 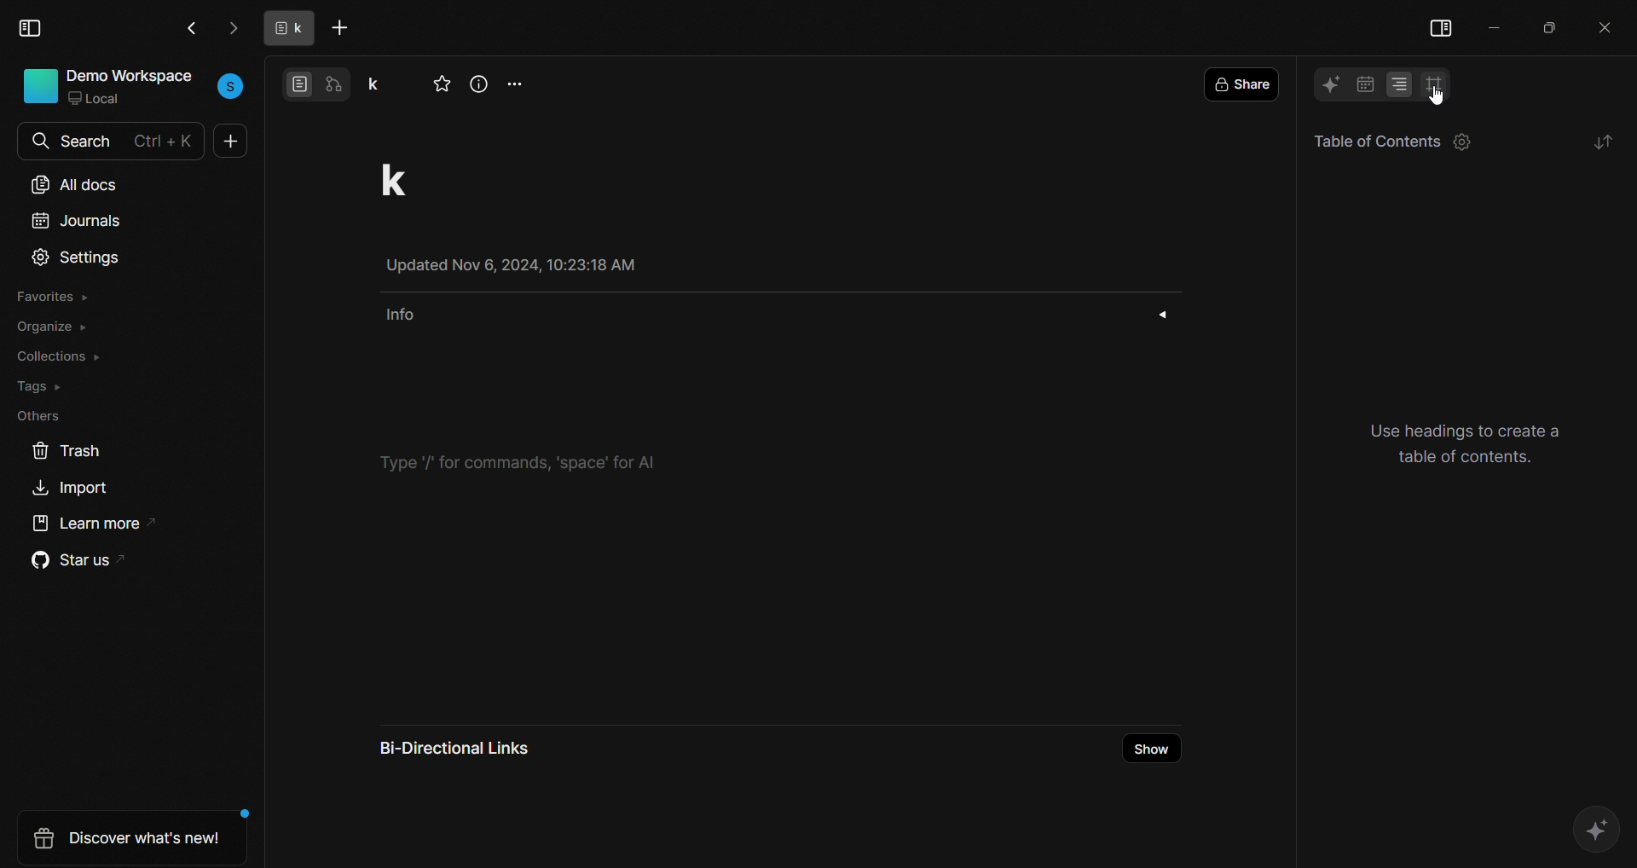 I want to click on project title, so click(x=414, y=179).